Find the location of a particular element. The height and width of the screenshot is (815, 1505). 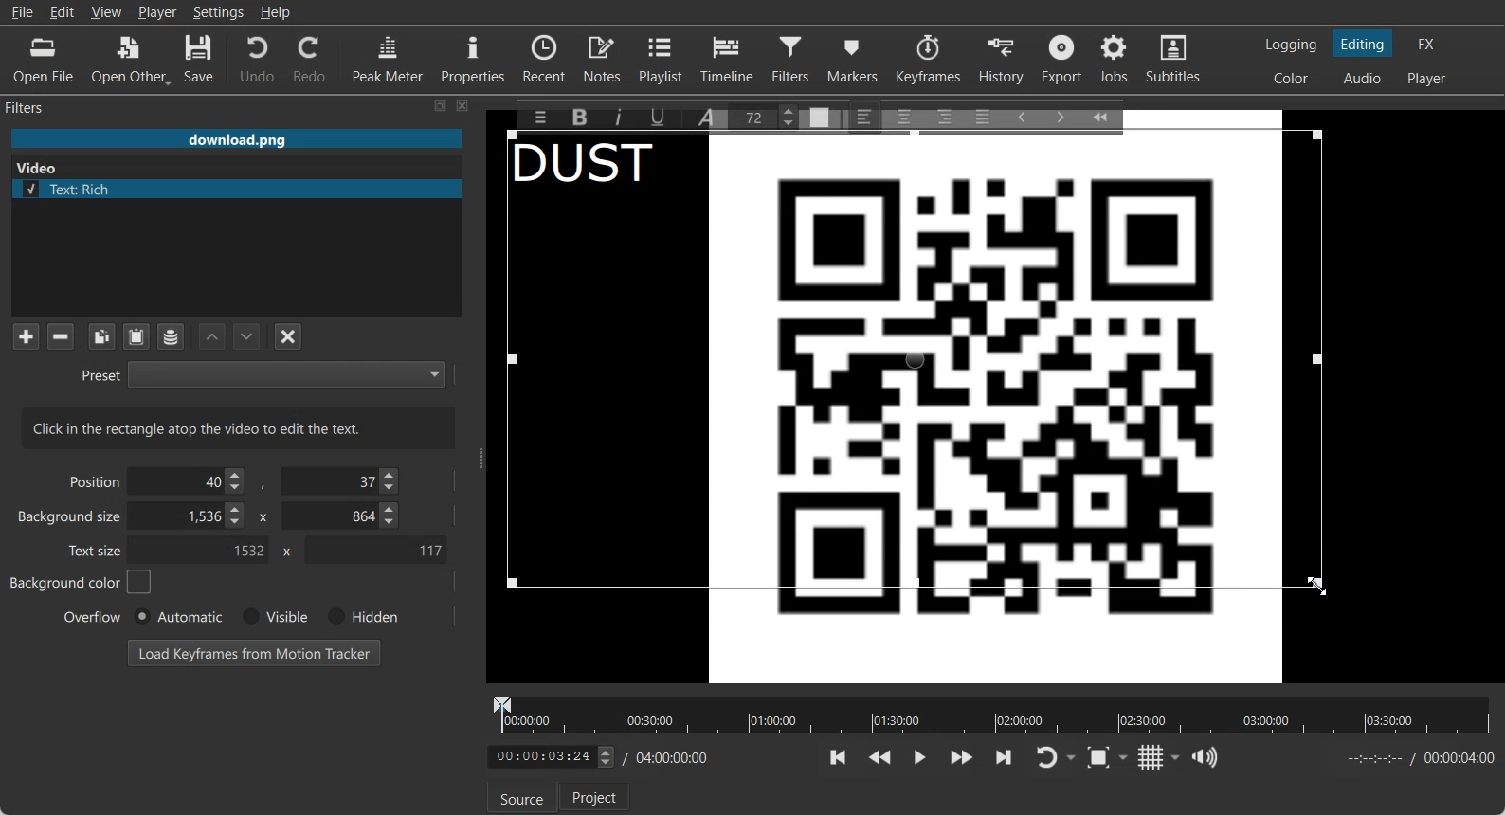

Load Keyframe from Motion Tracker is located at coordinates (254, 652).